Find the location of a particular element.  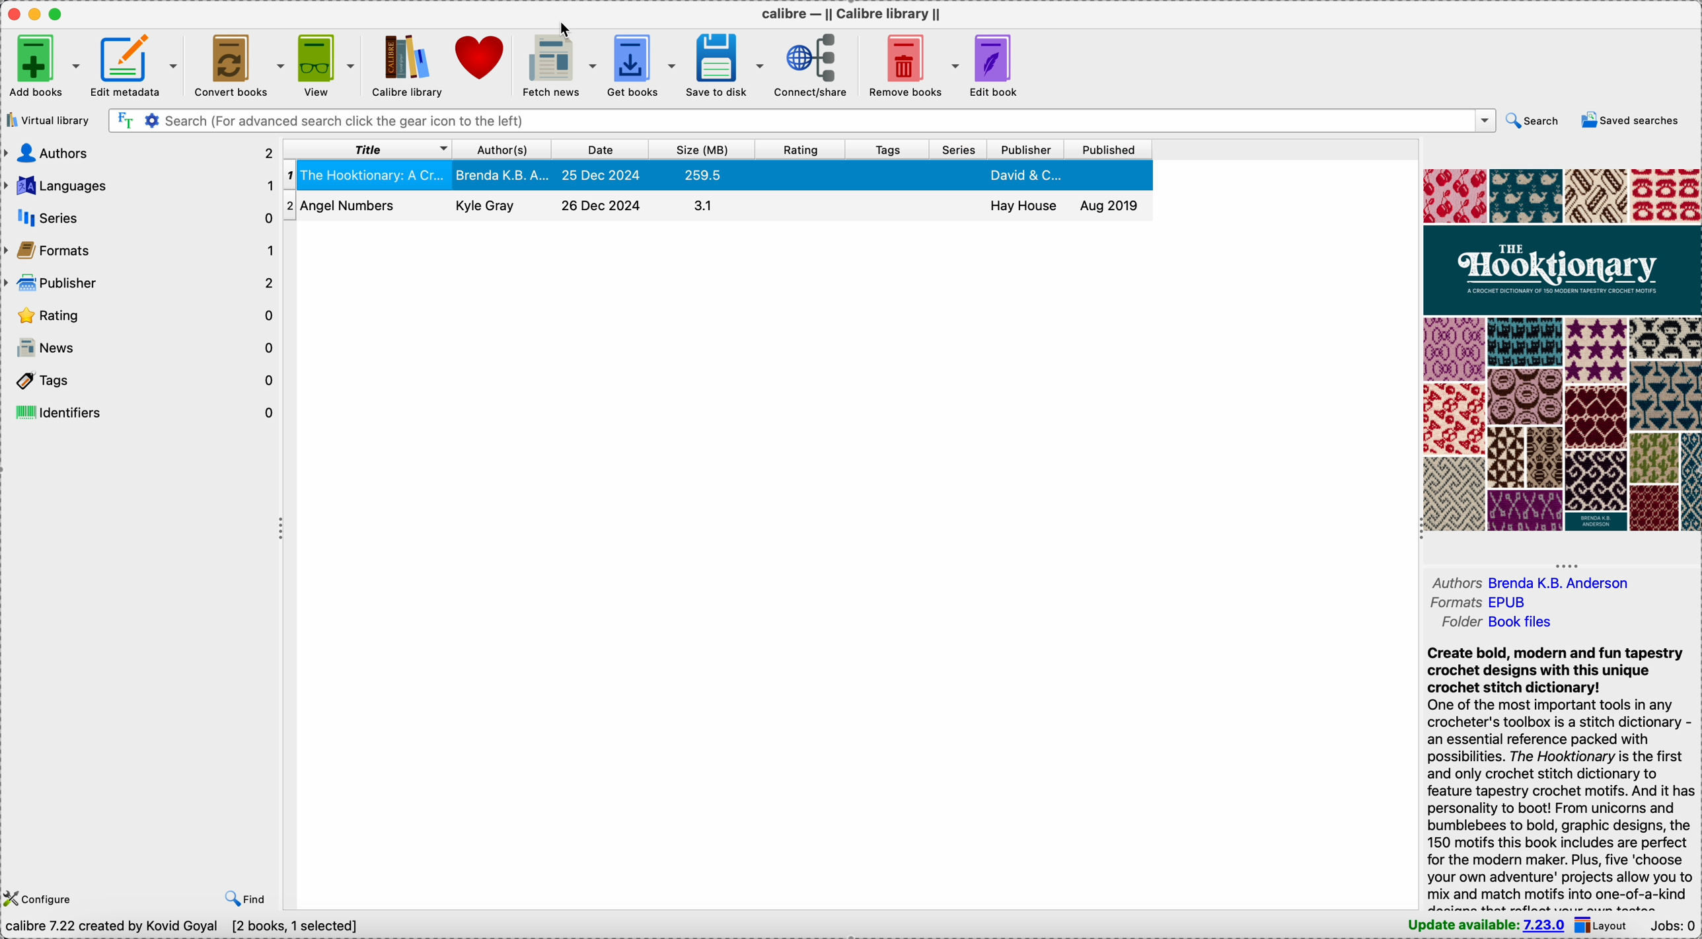

title is located at coordinates (368, 148).